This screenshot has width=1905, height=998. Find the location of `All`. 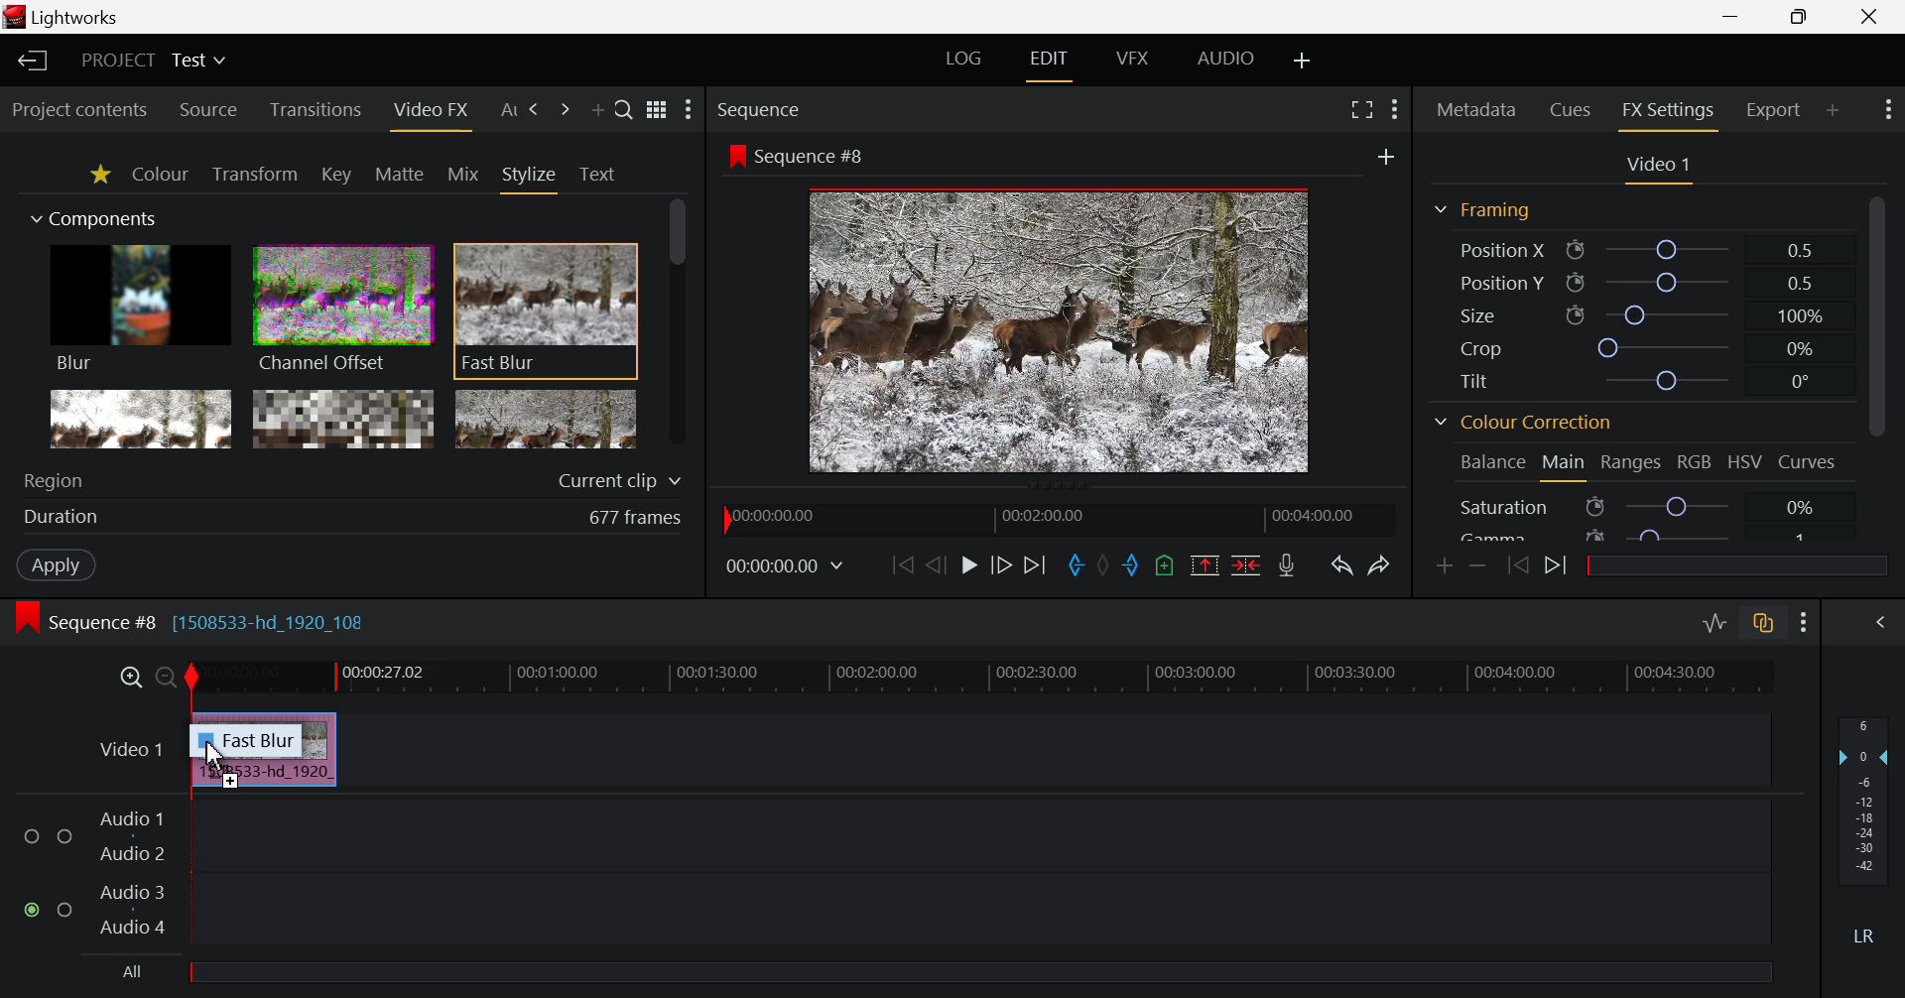

All is located at coordinates (129, 970).